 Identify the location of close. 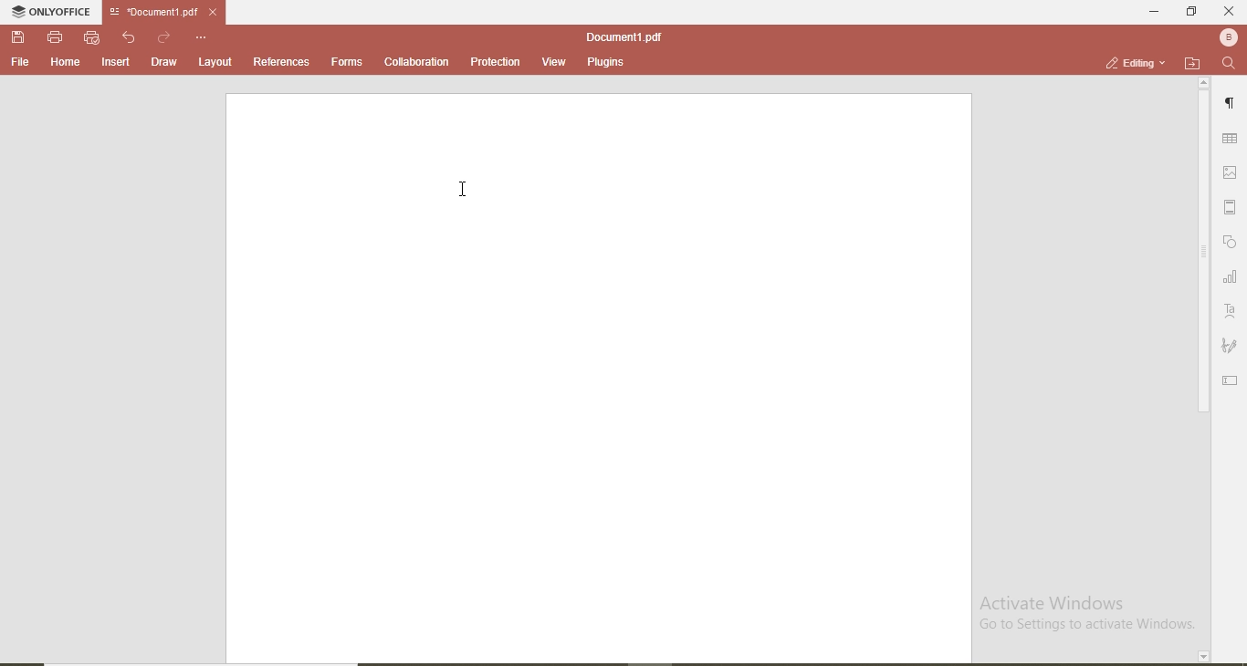
(216, 12).